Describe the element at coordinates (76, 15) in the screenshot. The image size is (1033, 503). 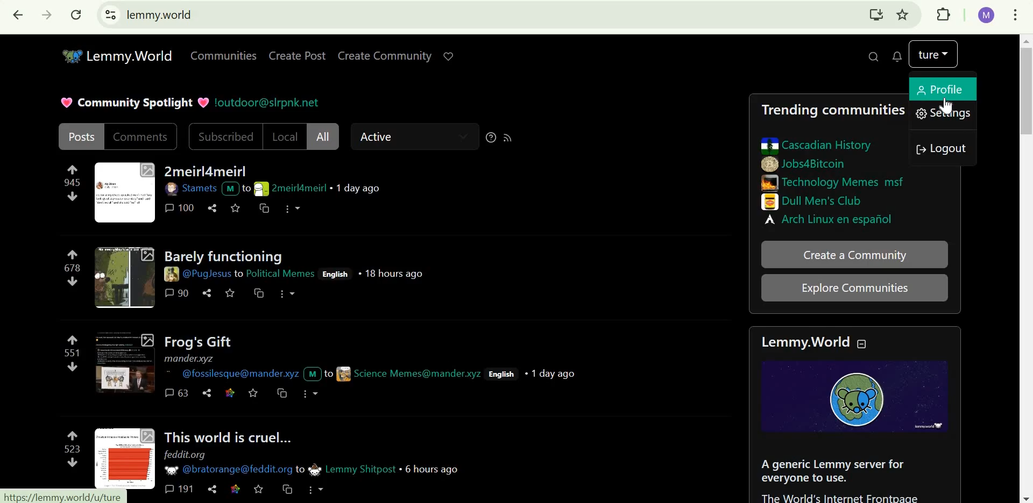
I see `reload this page` at that location.